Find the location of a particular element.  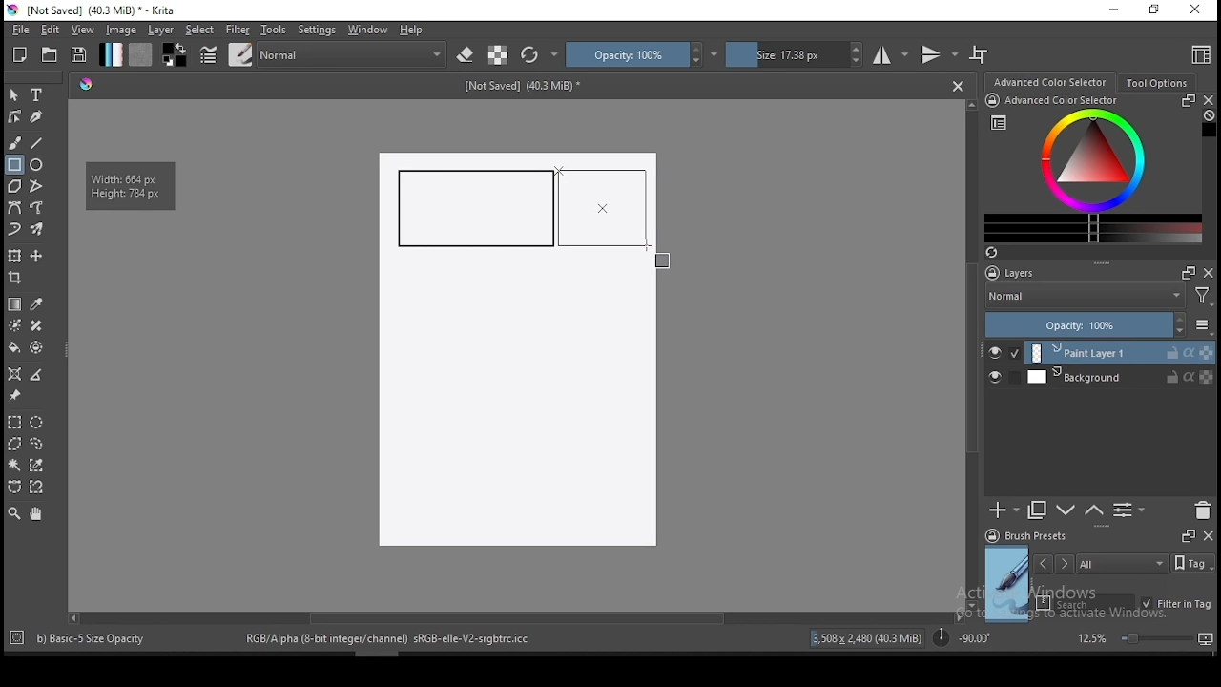

duplicate layer is located at coordinates (1038, 510).